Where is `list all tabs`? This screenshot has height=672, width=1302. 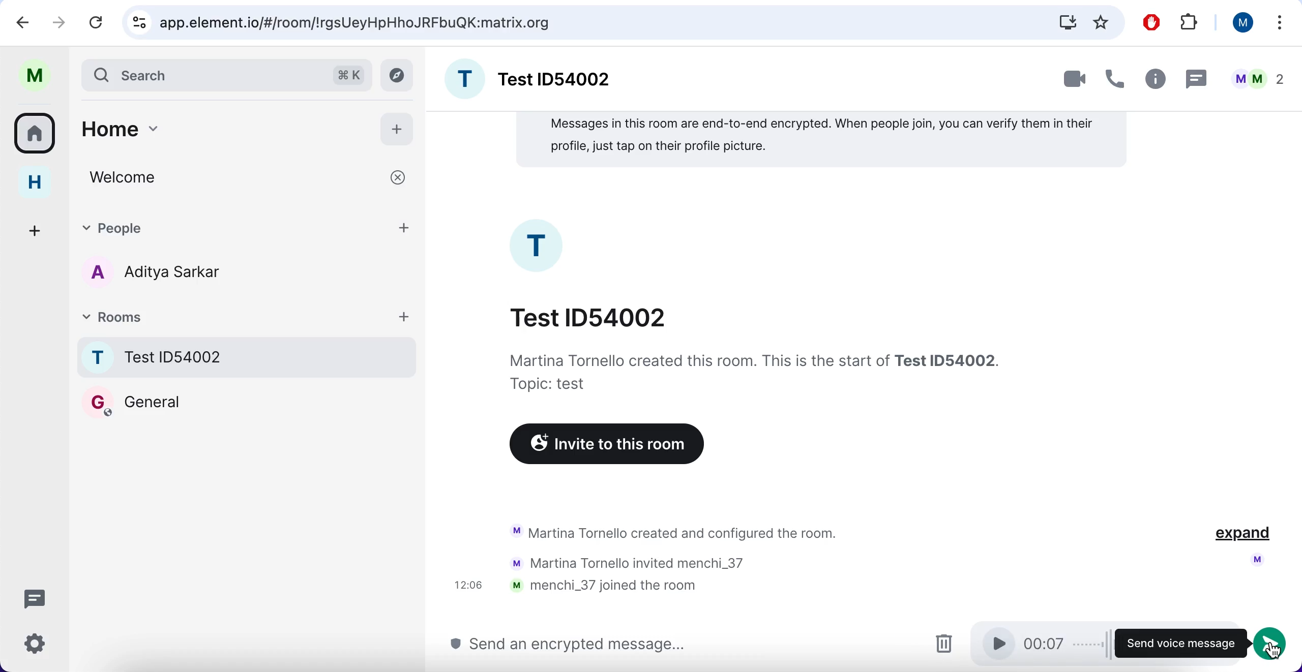
list all tabs is located at coordinates (1281, 22).